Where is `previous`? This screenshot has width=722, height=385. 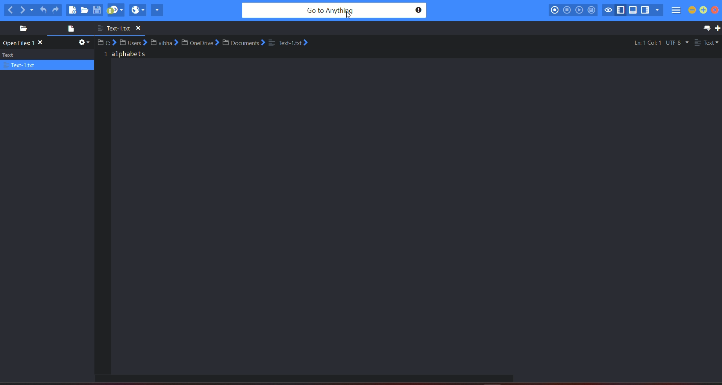
previous is located at coordinates (10, 10).